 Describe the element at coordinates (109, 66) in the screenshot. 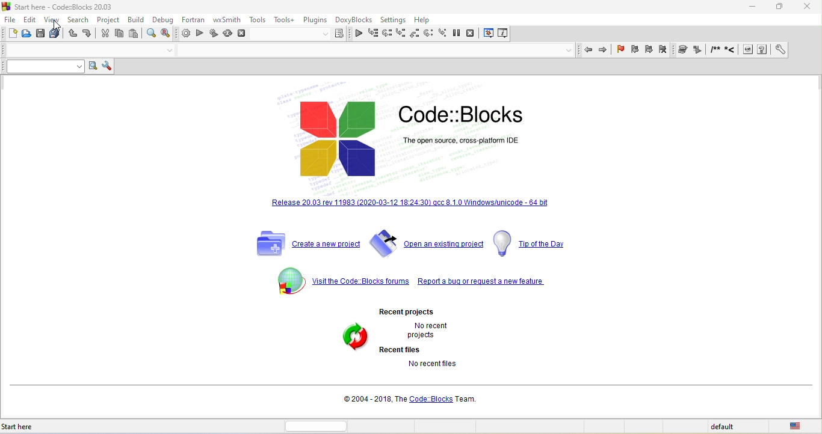

I see `show option window` at that location.